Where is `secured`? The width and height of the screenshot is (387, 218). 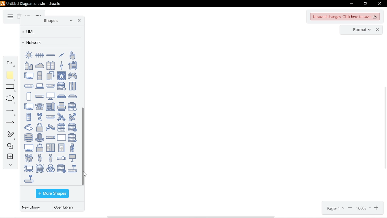
secured is located at coordinates (40, 127).